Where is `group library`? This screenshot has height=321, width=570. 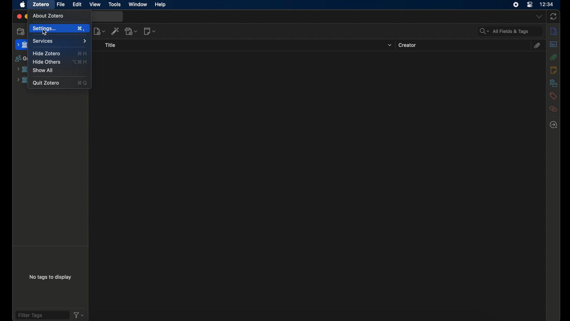 group library is located at coordinates (22, 69).